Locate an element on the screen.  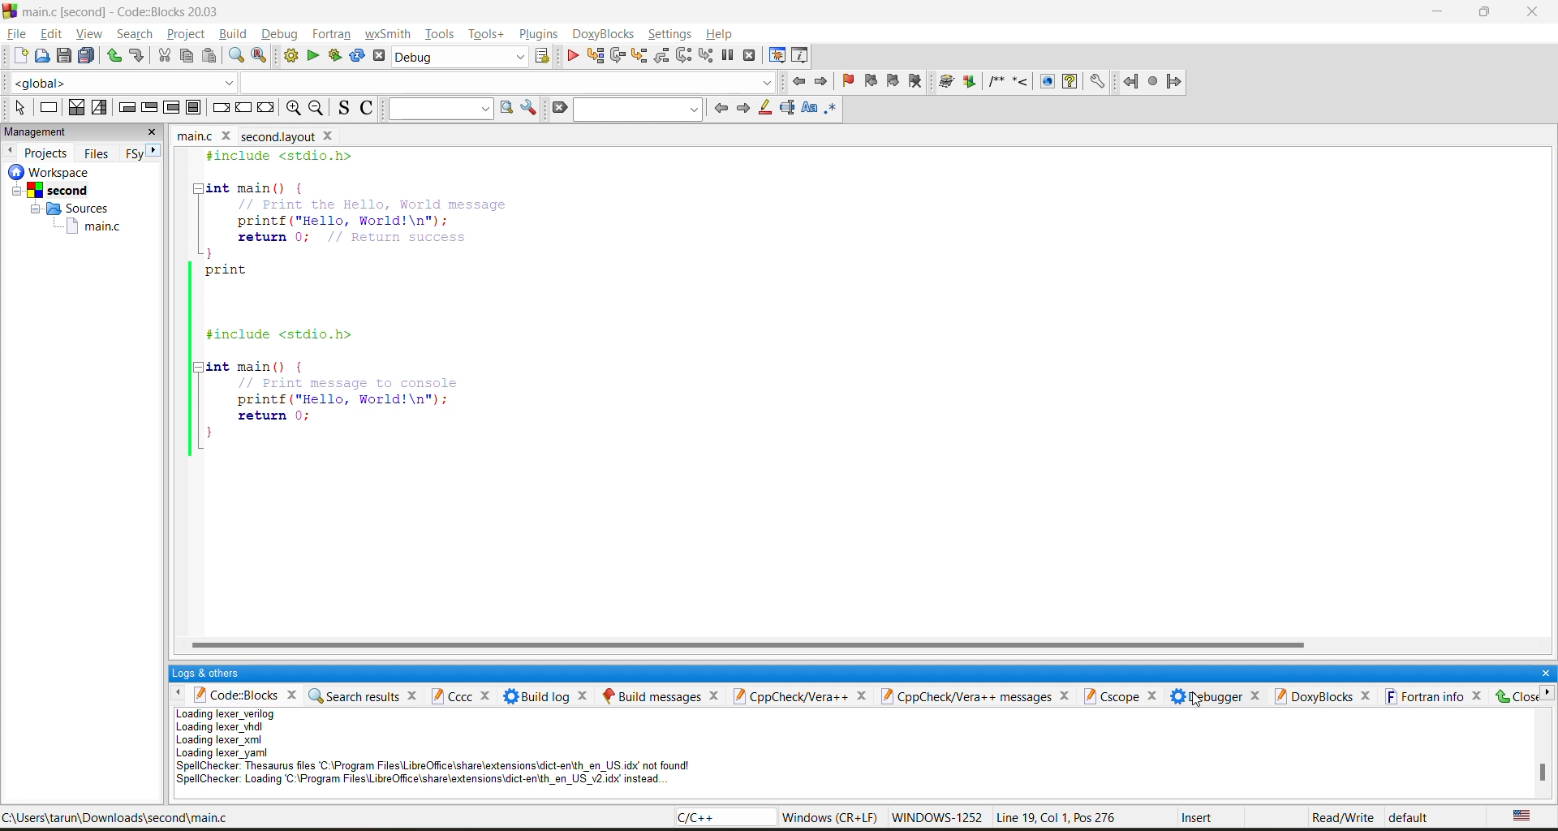
cut is located at coordinates (166, 57).